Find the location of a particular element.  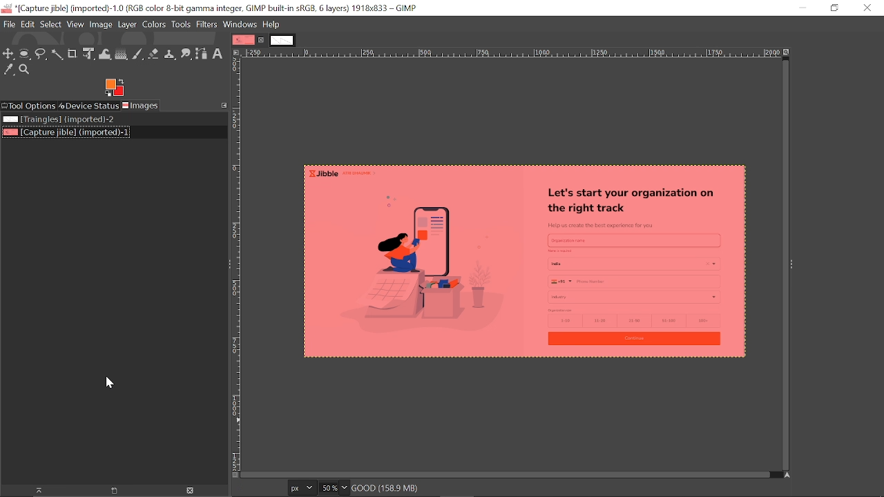

Configure this tab is located at coordinates (223, 104).